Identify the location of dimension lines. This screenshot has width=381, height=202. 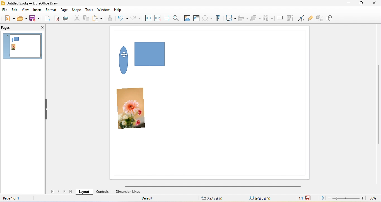
(128, 192).